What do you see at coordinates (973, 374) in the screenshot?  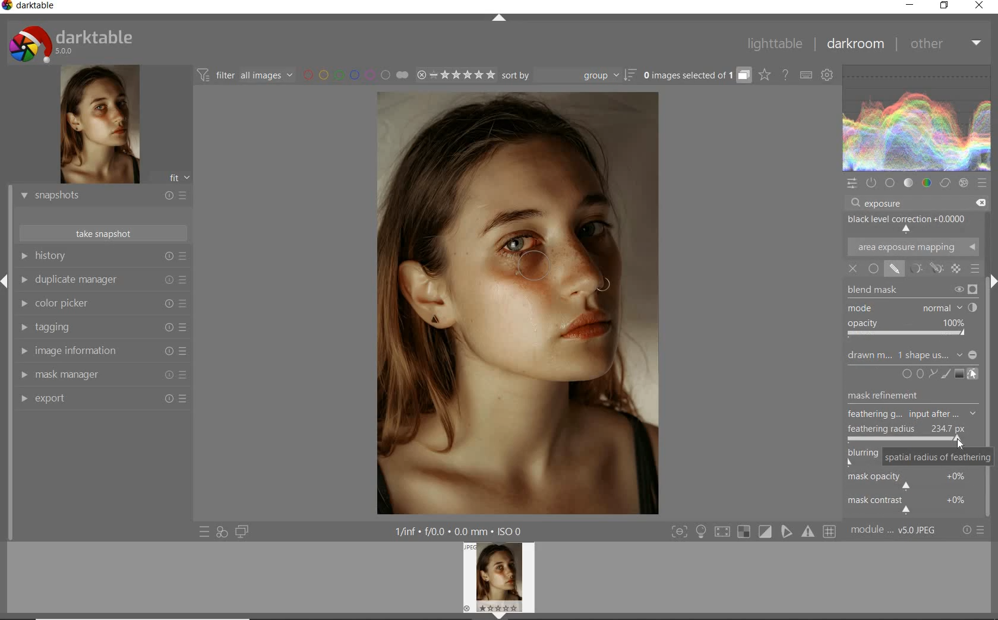 I see `SHOW AND EDIT MASK ELEMENT` at bounding box center [973, 374].